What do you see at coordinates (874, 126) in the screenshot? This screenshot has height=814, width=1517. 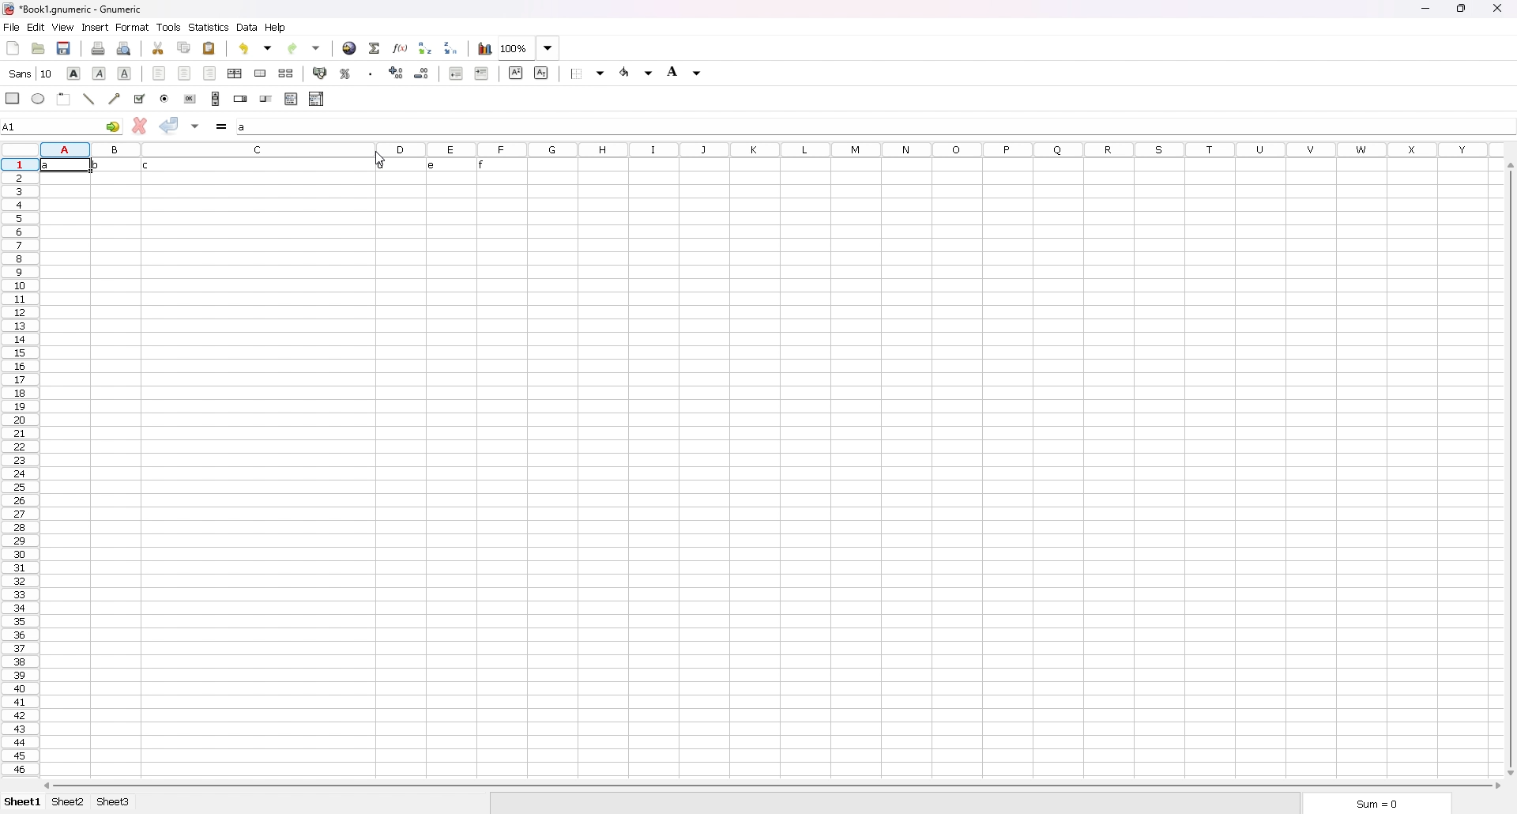 I see `cell input` at bounding box center [874, 126].